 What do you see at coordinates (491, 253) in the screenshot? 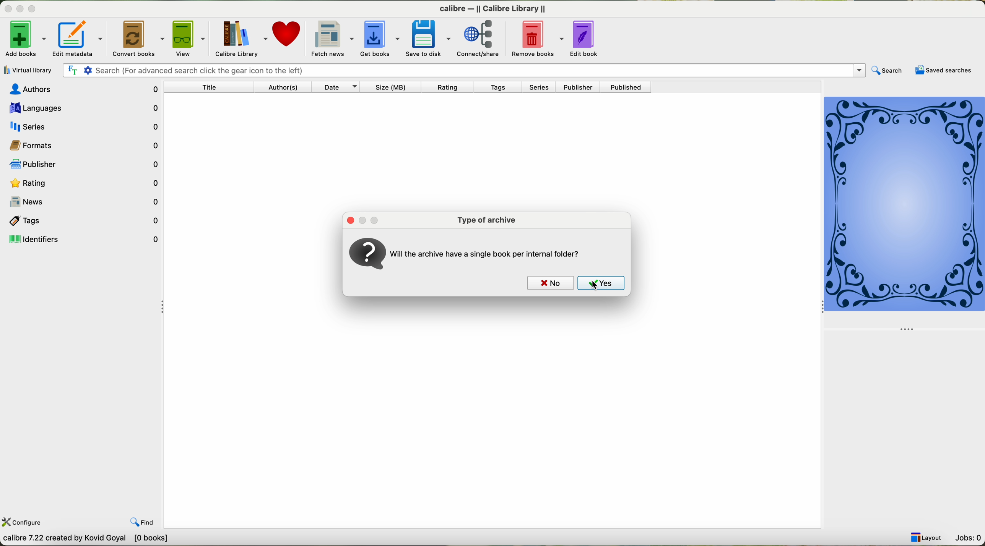
I see `will the archieve have a single book per internat folder?` at bounding box center [491, 253].